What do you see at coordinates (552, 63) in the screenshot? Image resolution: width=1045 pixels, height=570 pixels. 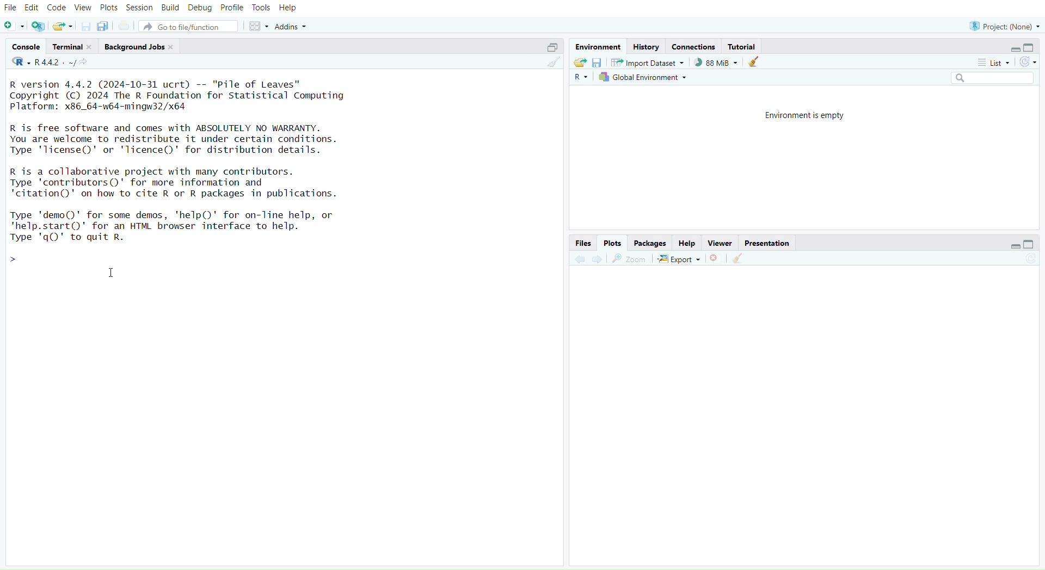 I see `clear console` at bounding box center [552, 63].